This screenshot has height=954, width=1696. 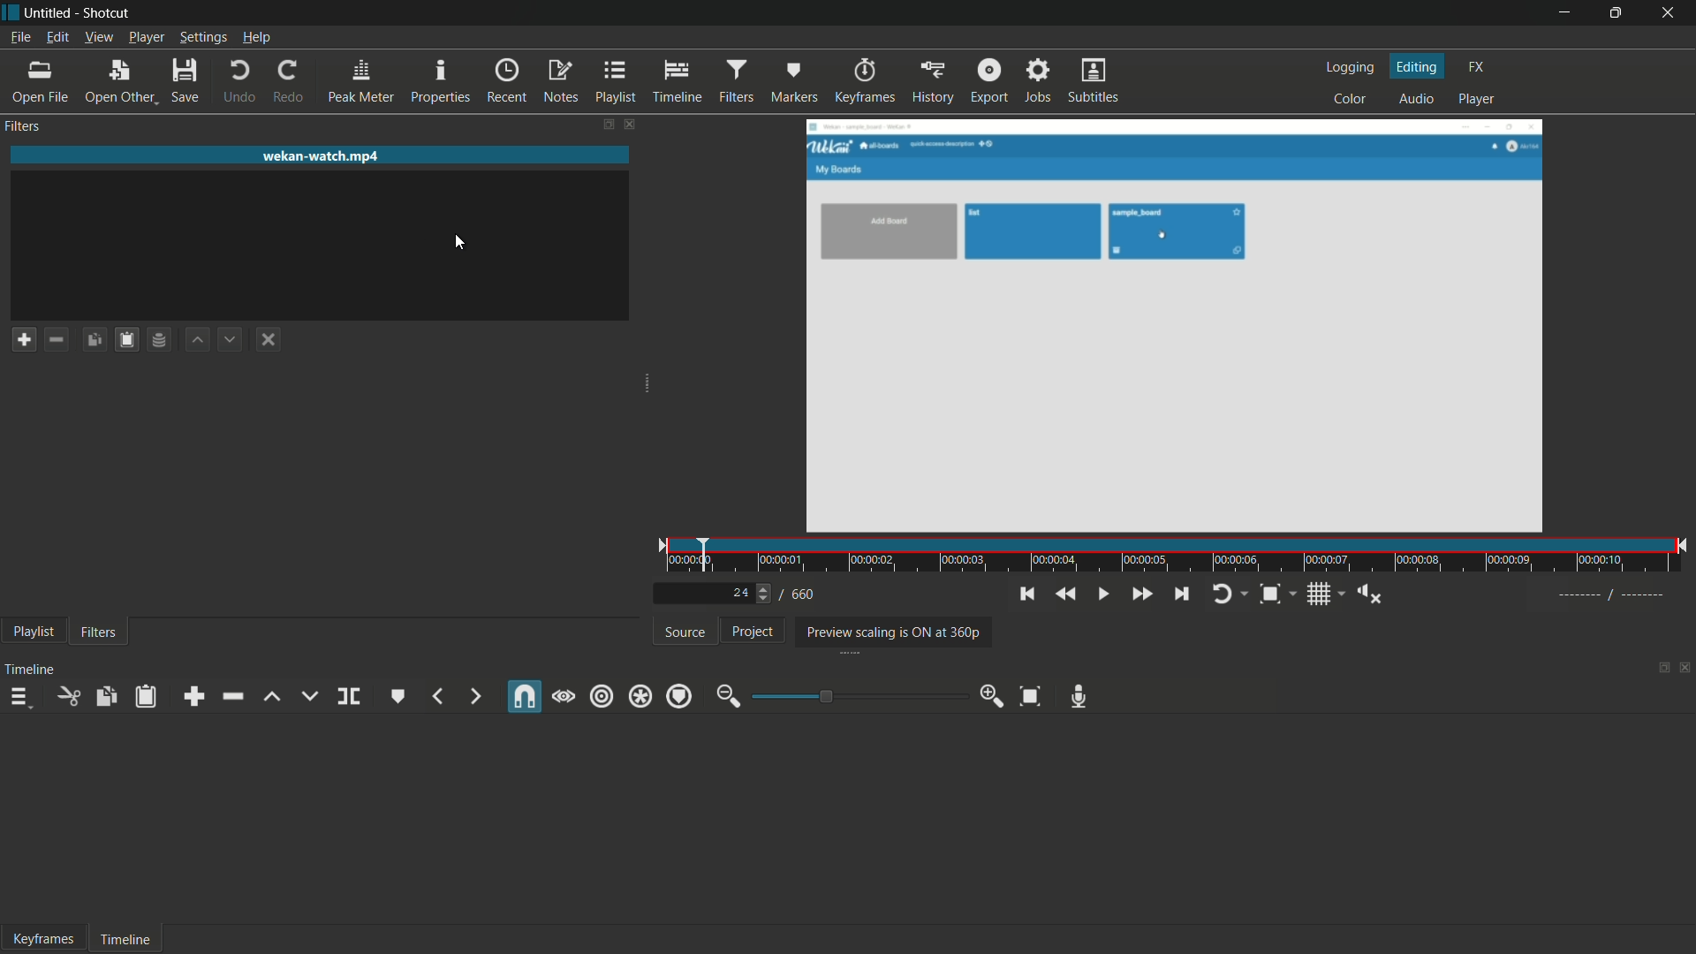 I want to click on change layout, so click(x=1661, y=670).